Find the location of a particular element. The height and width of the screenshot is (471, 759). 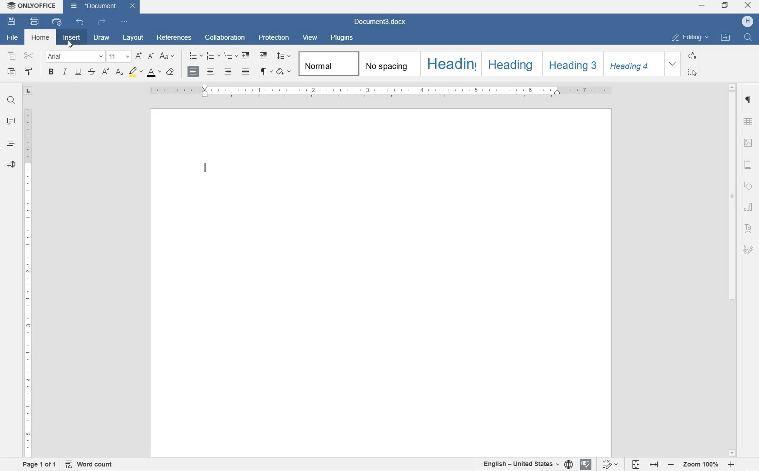

HEADING 3 is located at coordinates (571, 64).